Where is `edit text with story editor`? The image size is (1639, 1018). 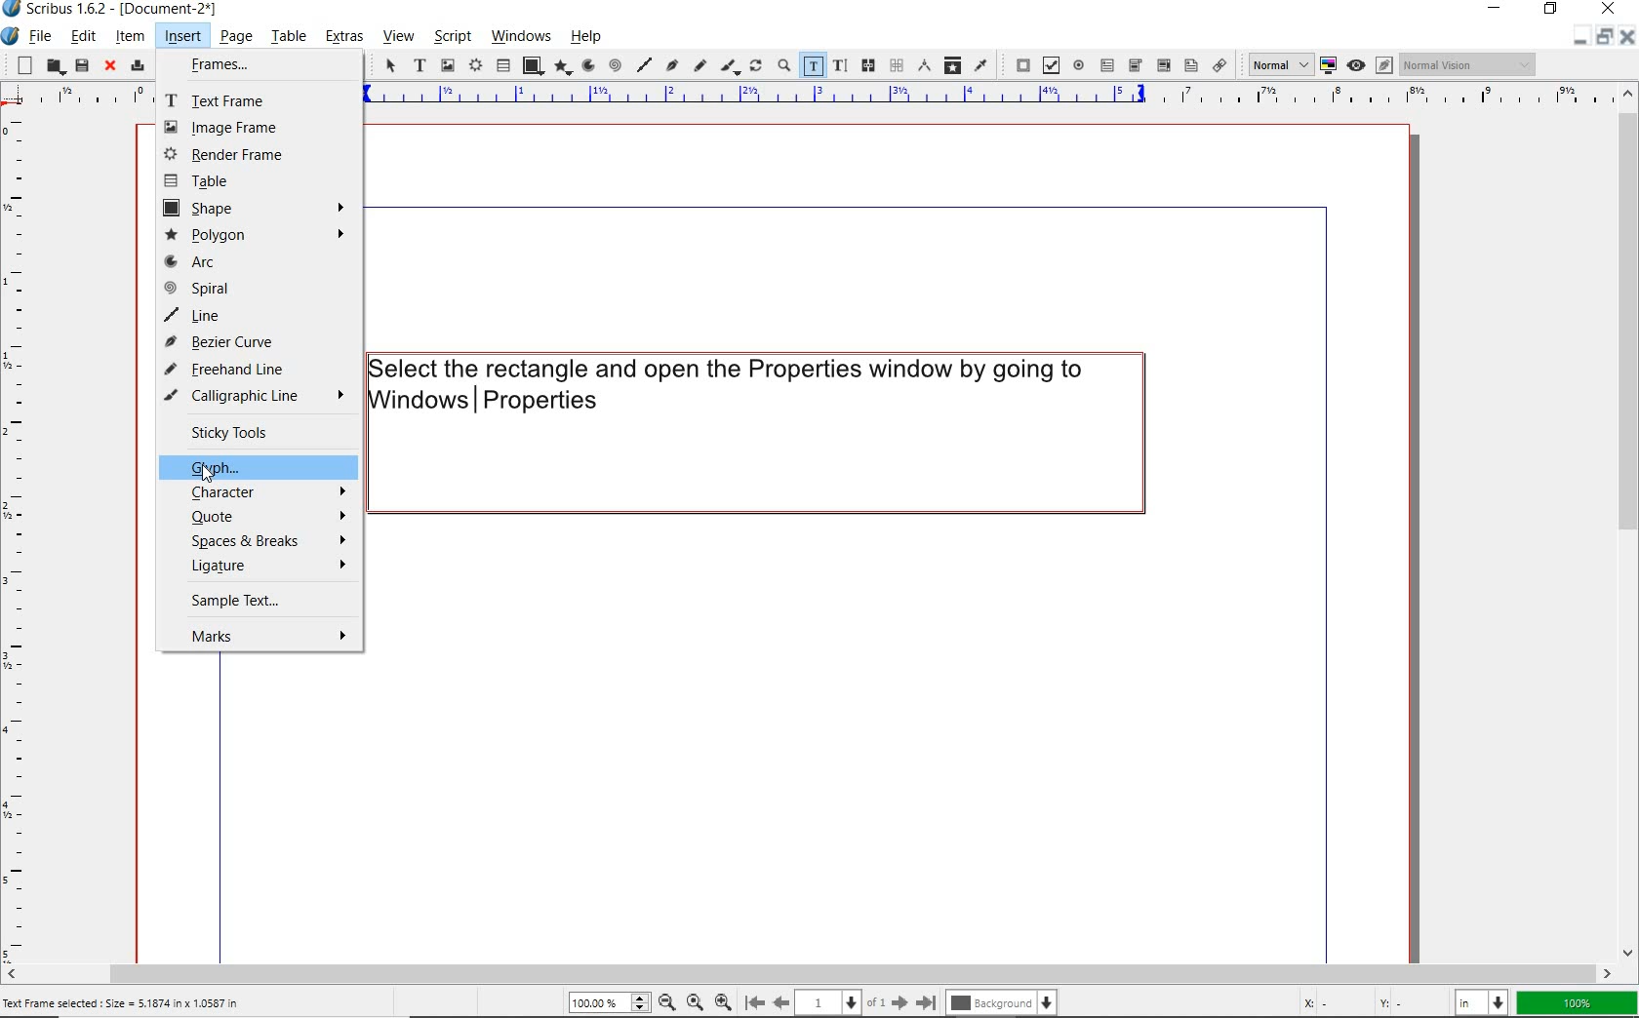
edit text with story editor is located at coordinates (839, 64).